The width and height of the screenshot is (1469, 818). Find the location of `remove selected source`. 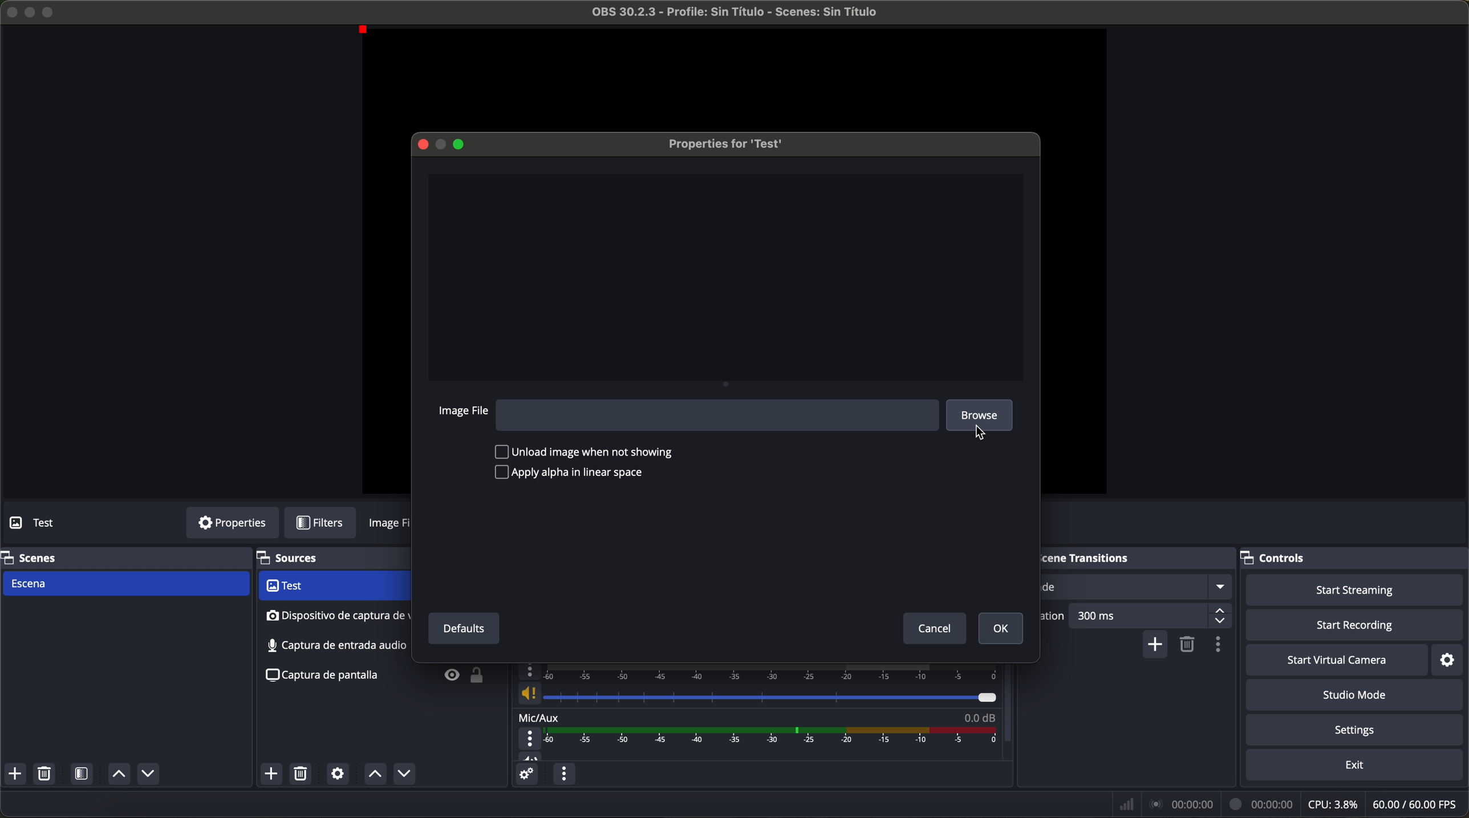

remove selected source is located at coordinates (303, 774).